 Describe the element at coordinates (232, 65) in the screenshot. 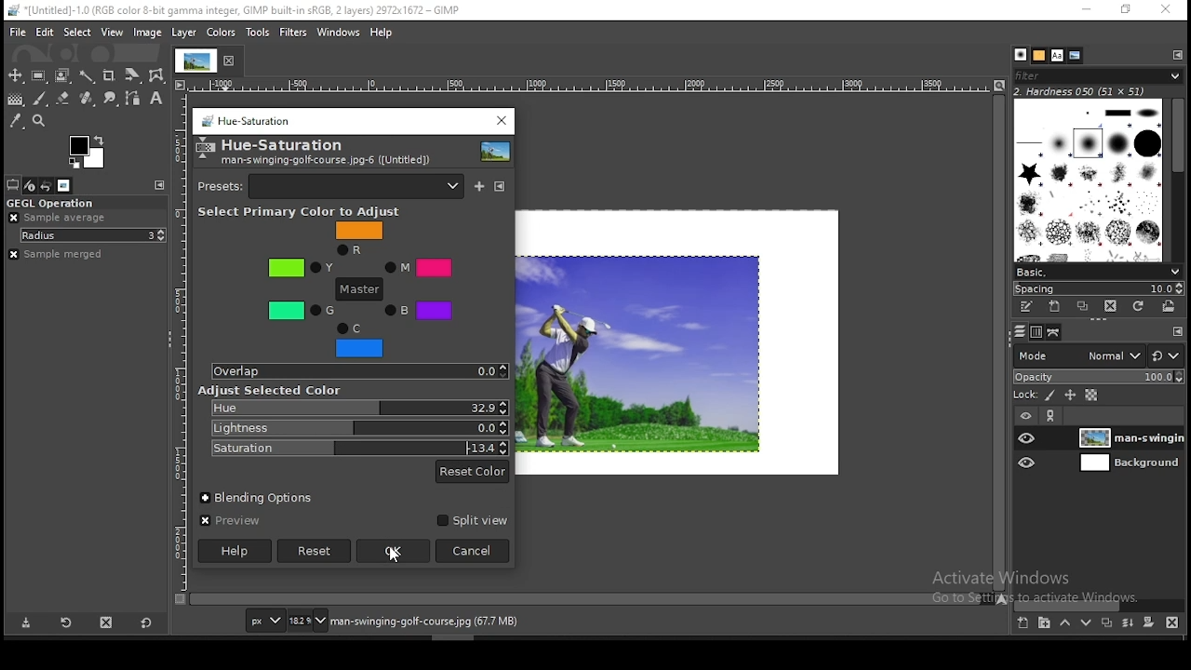

I see `close` at that location.